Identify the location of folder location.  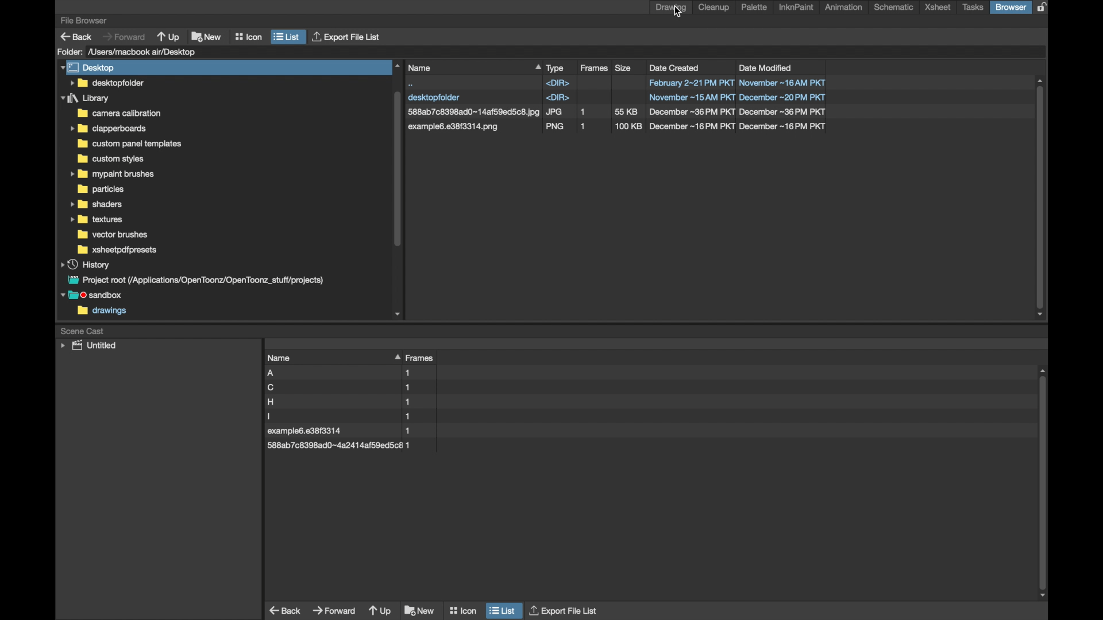
(144, 52).